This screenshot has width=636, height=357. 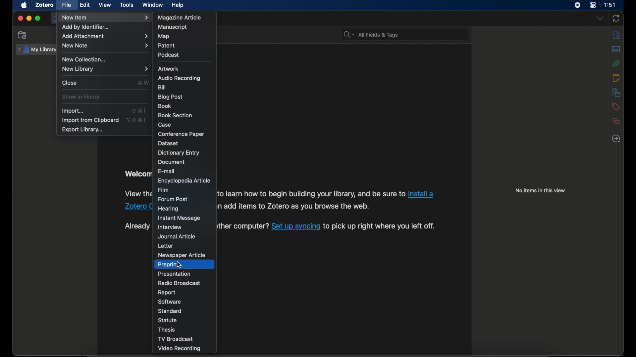 I want to click on add items to Zotero as you browse the web., so click(x=297, y=207).